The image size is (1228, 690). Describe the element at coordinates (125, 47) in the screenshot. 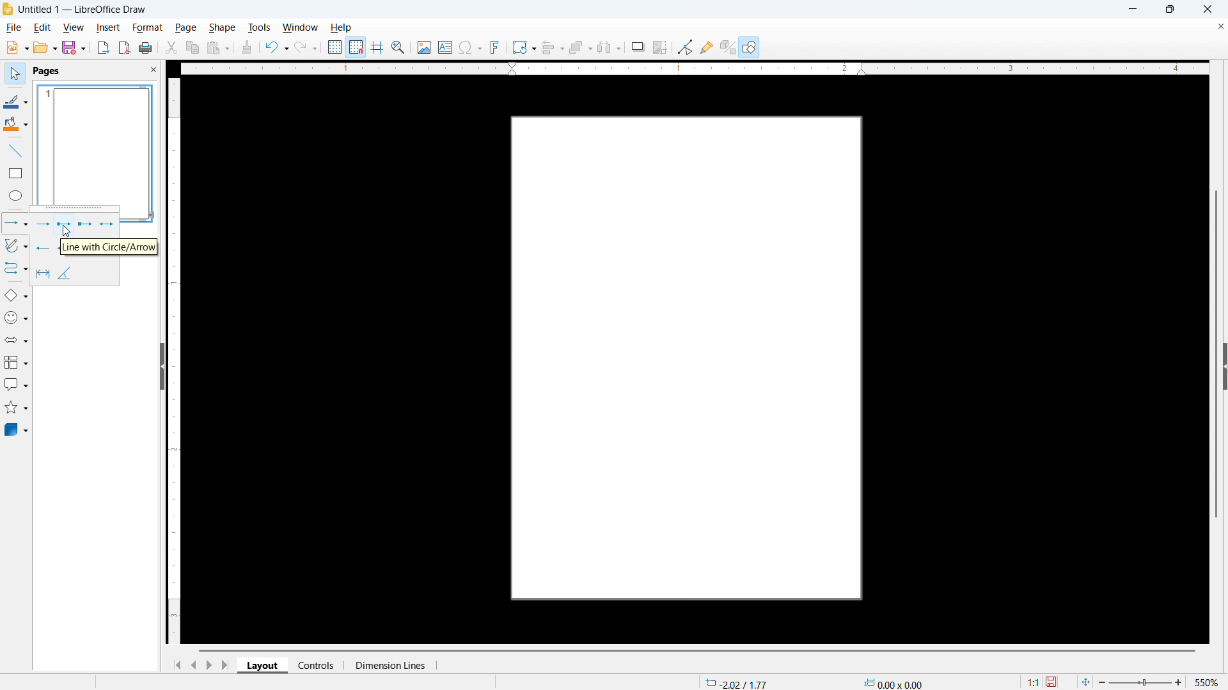

I see `Export as P D F ` at that location.